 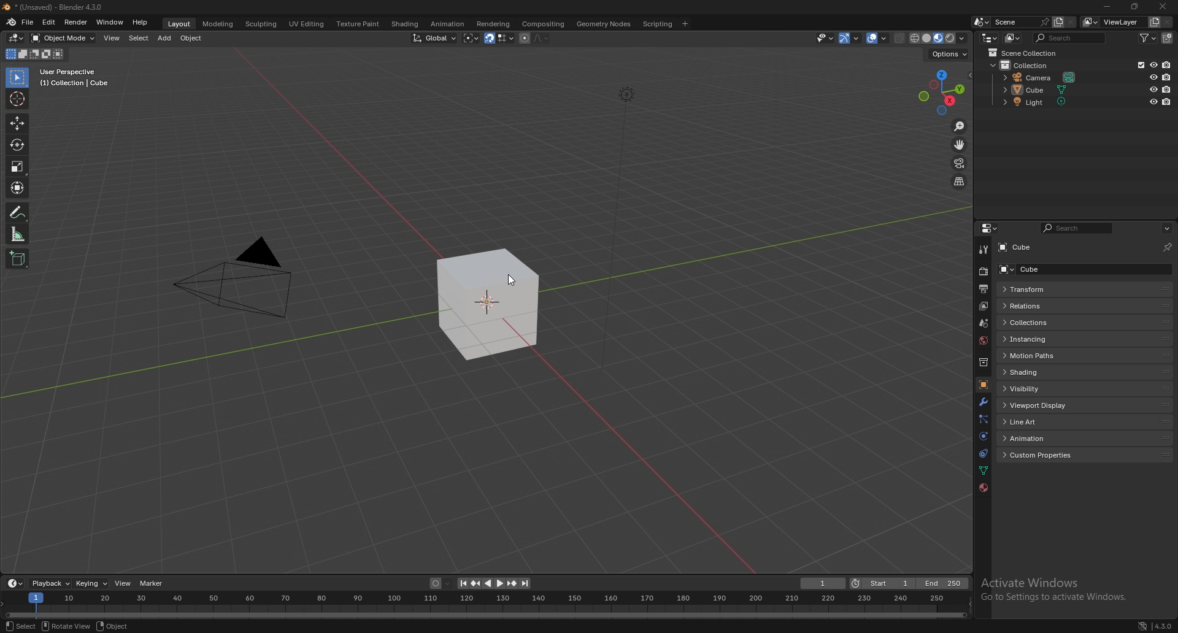 I want to click on end 250, so click(x=943, y=583).